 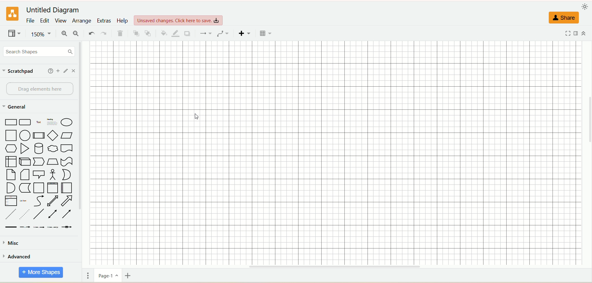 I want to click on more shapes, so click(x=40, y=273).